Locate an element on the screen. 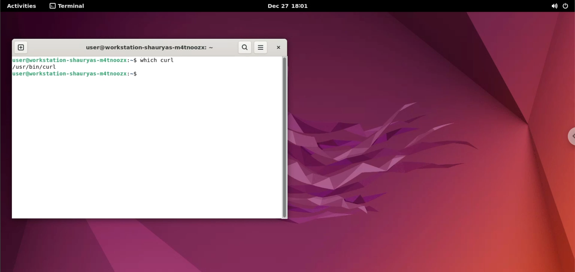 This screenshot has height=272, width=575. terminal menu is located at coordinates (69, 6).